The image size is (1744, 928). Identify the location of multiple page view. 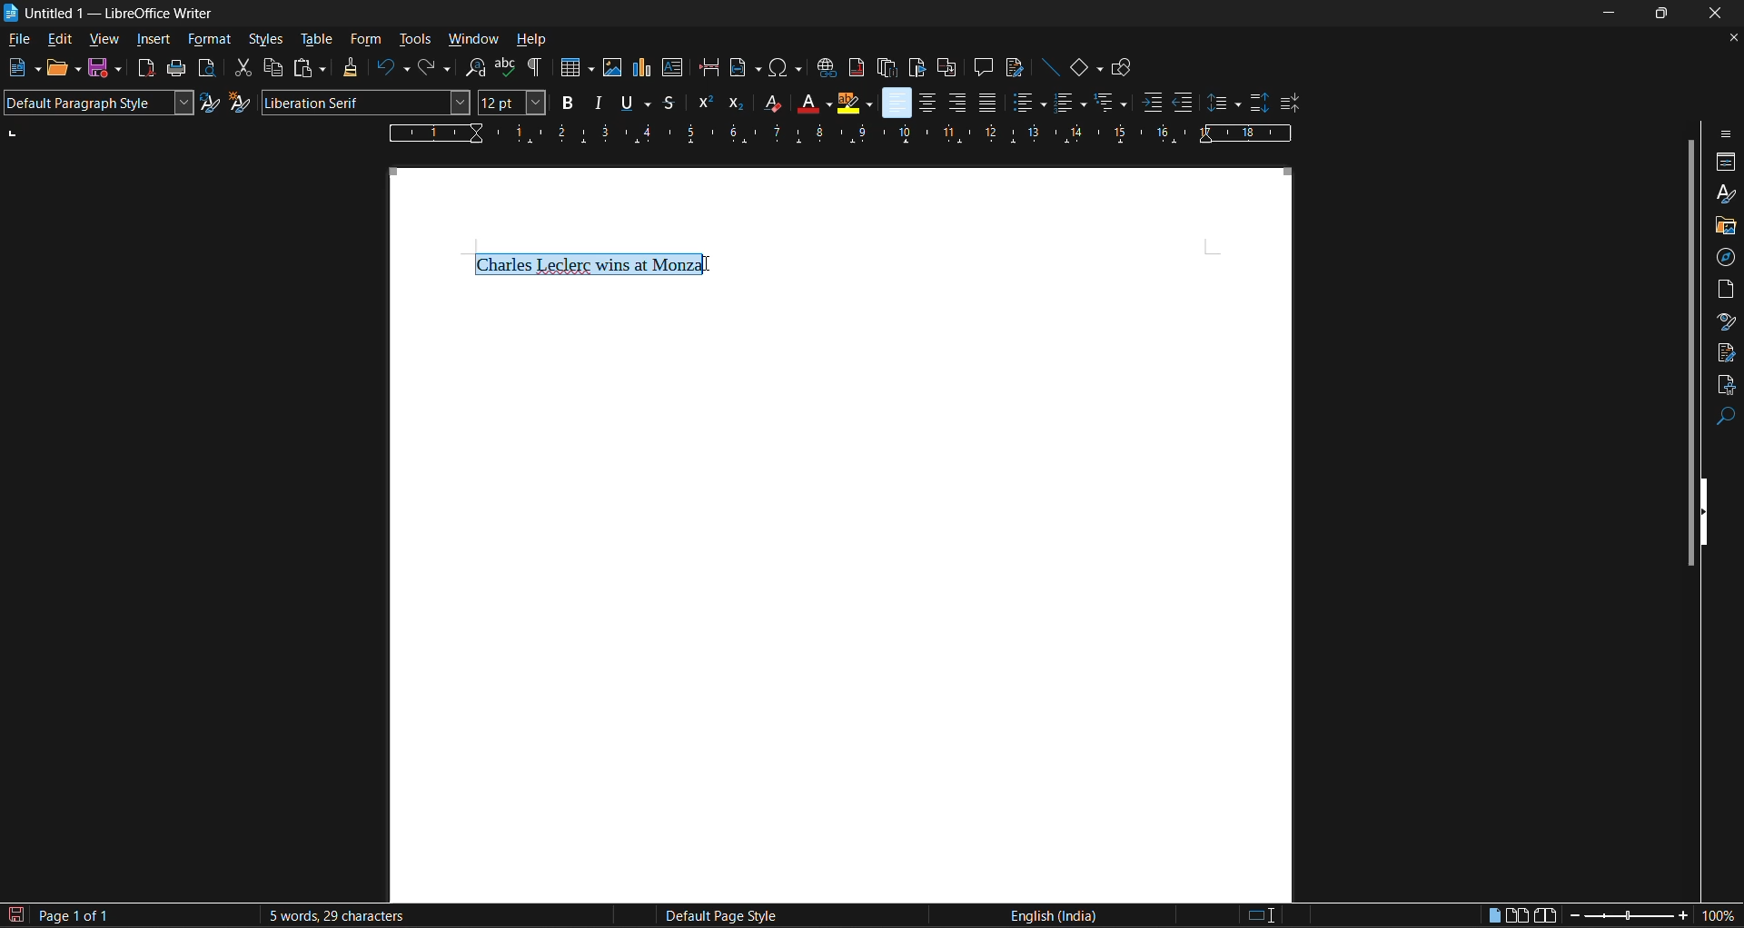
(1517, 914).